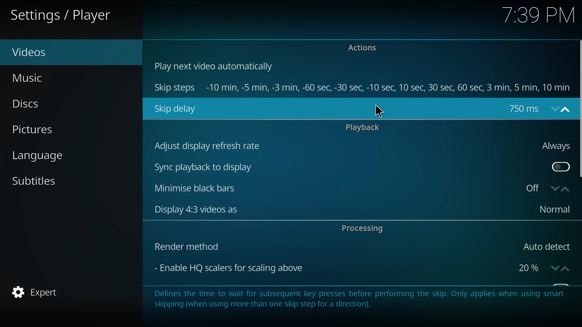  I want to click on scroll bar, so click(581, 110).